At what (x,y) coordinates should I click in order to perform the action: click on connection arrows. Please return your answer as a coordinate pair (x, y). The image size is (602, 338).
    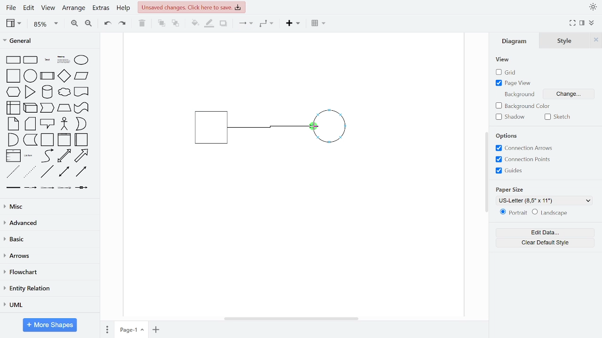
    Looking at the image, I should click on (523, 148).